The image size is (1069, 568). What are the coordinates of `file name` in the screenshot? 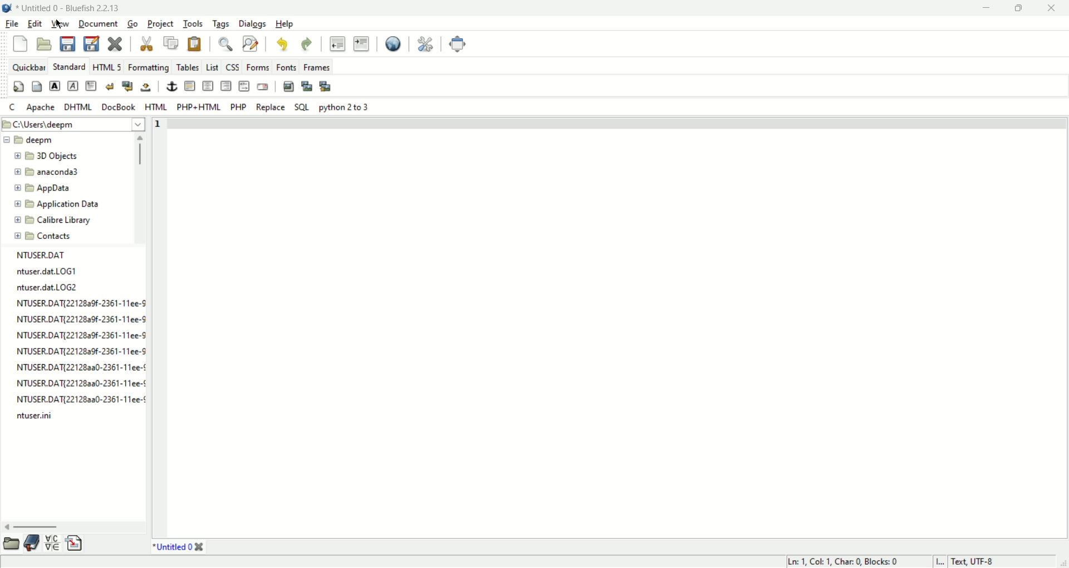 It's located at (44, 254).